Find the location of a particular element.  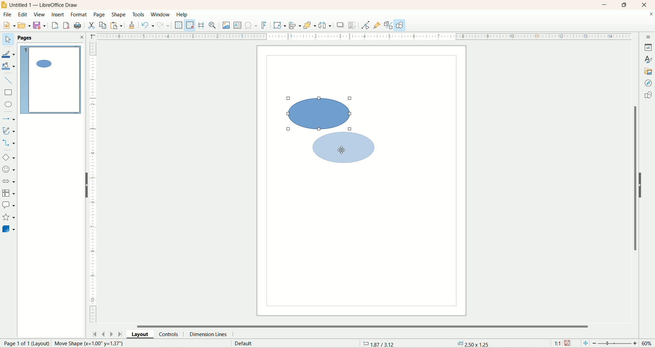

minimize is located at coordinates (606, 4).